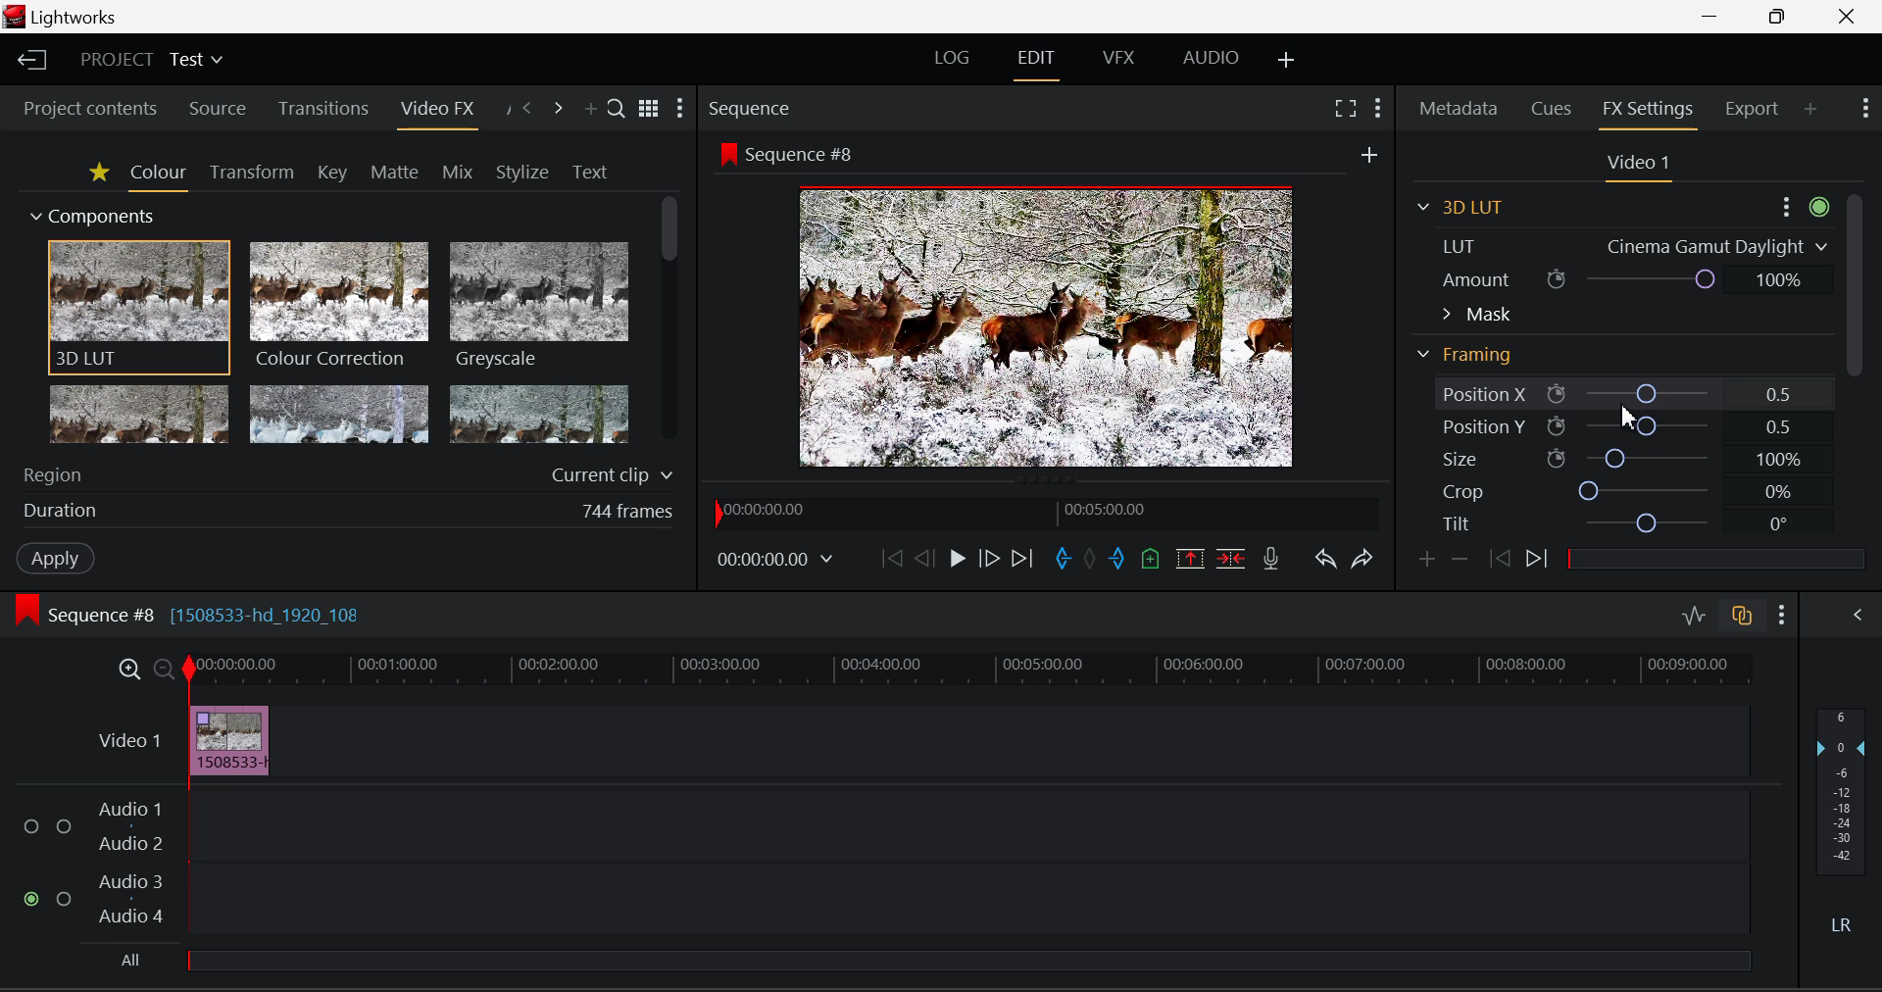  I want to click on Cursor Position AFTER_LAST_ACTION, so click(1629, 422).